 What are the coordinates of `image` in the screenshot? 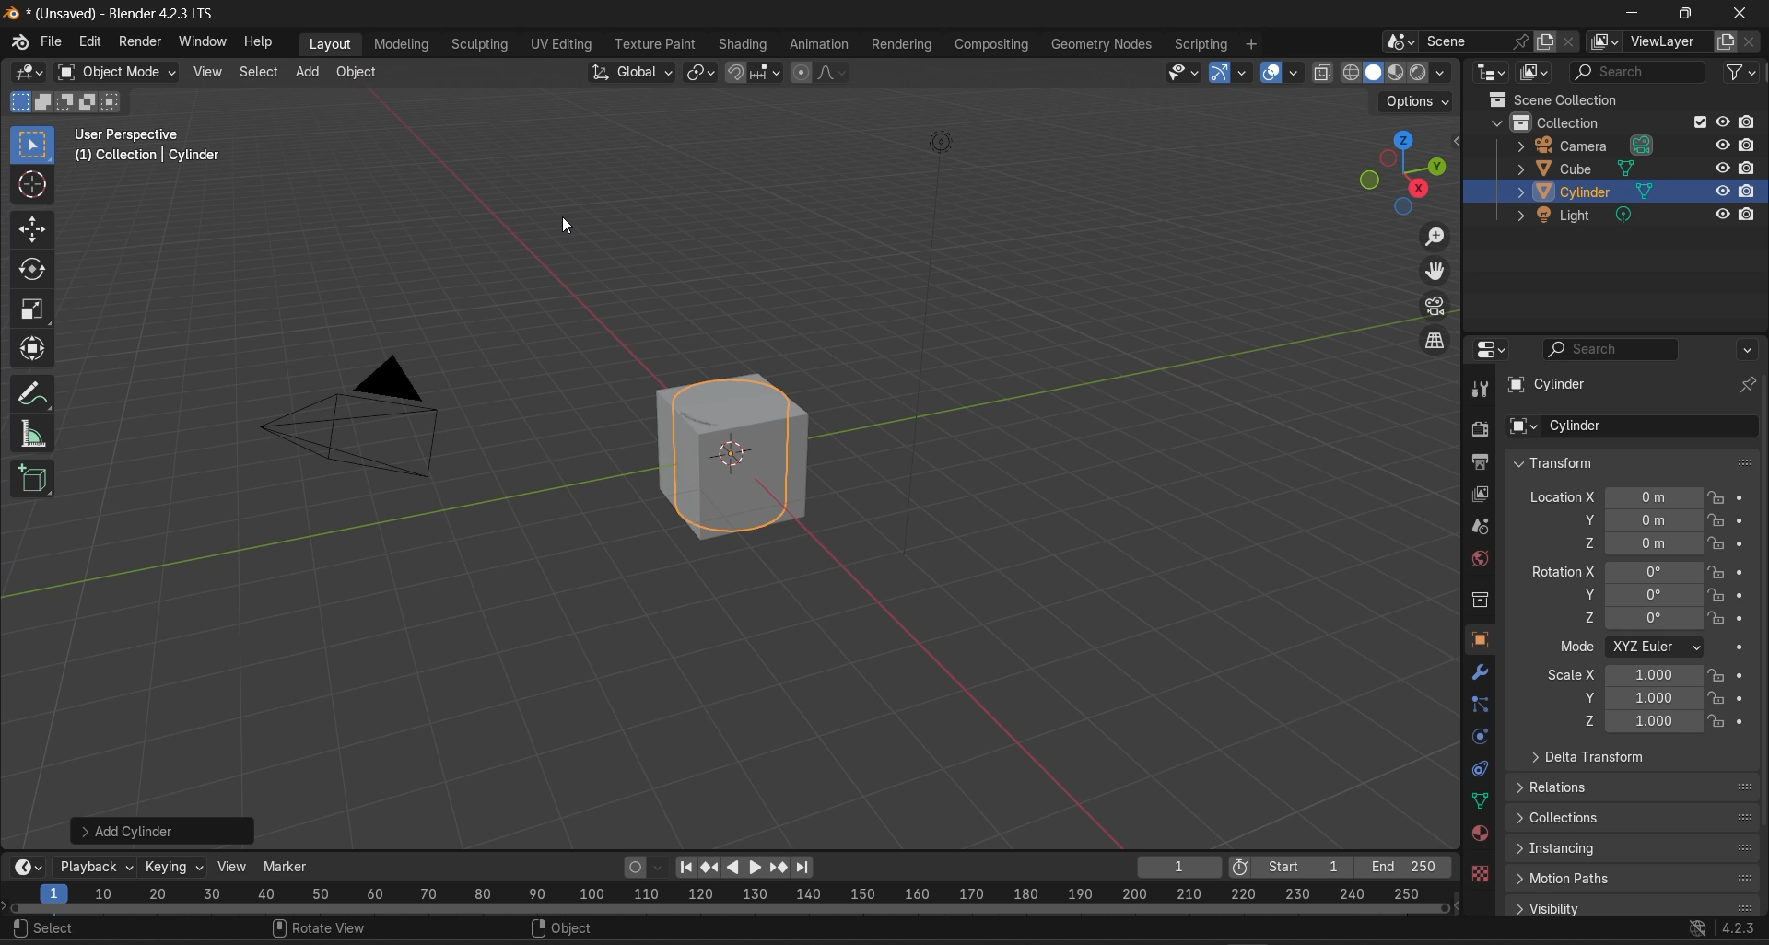 It's located at (353, 417).